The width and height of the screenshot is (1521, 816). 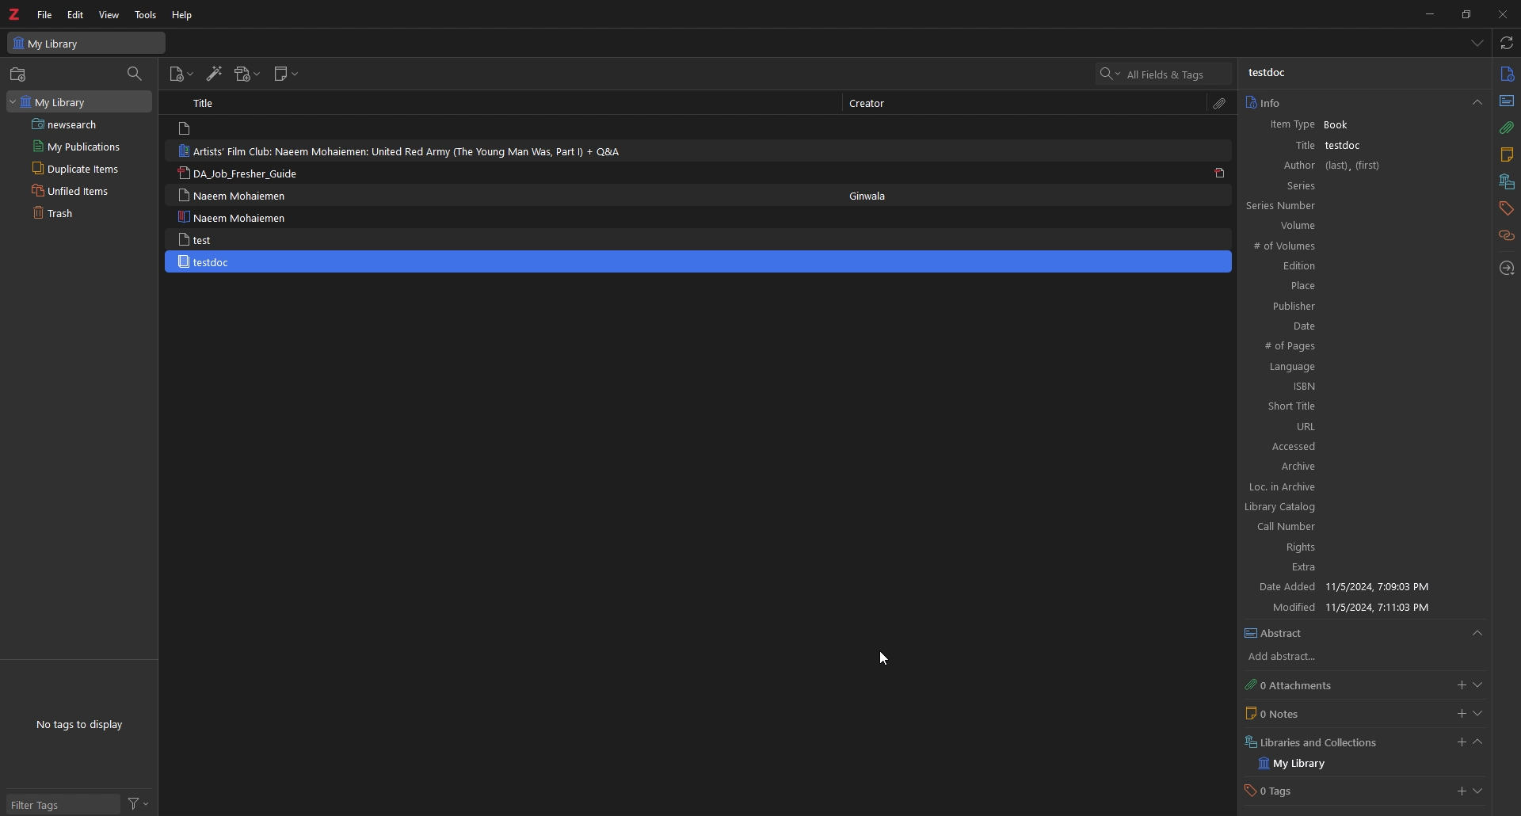 I want to click on resize, so click(x=1466, y=13).